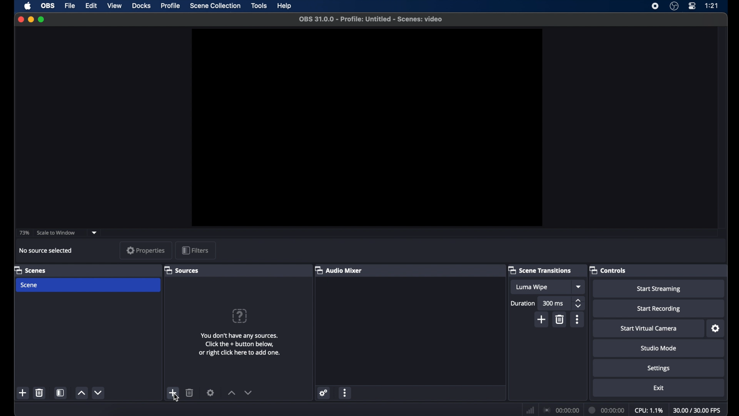 This screenshot has height=416, width=739. What do you see at coordinates (196, 250) in the screenshot?
I see `filters` at bounding box center [196, 250].